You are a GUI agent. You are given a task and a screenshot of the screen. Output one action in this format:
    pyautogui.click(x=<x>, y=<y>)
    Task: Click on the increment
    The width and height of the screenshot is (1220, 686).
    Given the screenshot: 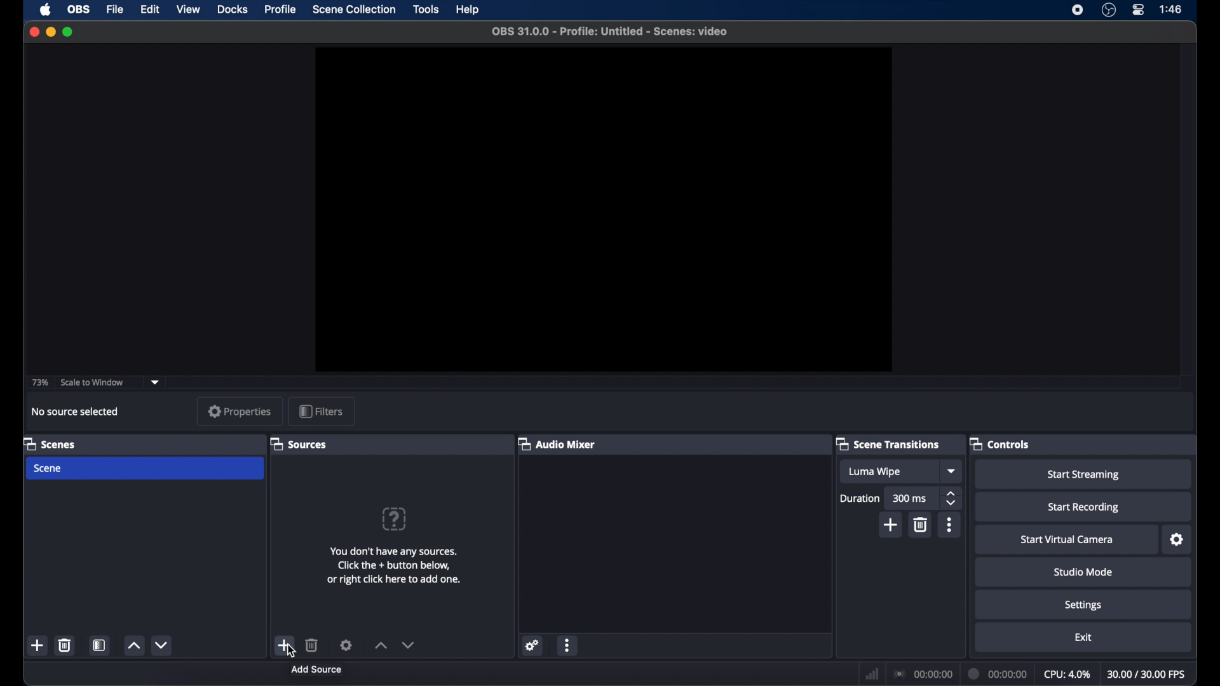 What is the action you would take?
    pyautogui.click(x=134, y=645)
    